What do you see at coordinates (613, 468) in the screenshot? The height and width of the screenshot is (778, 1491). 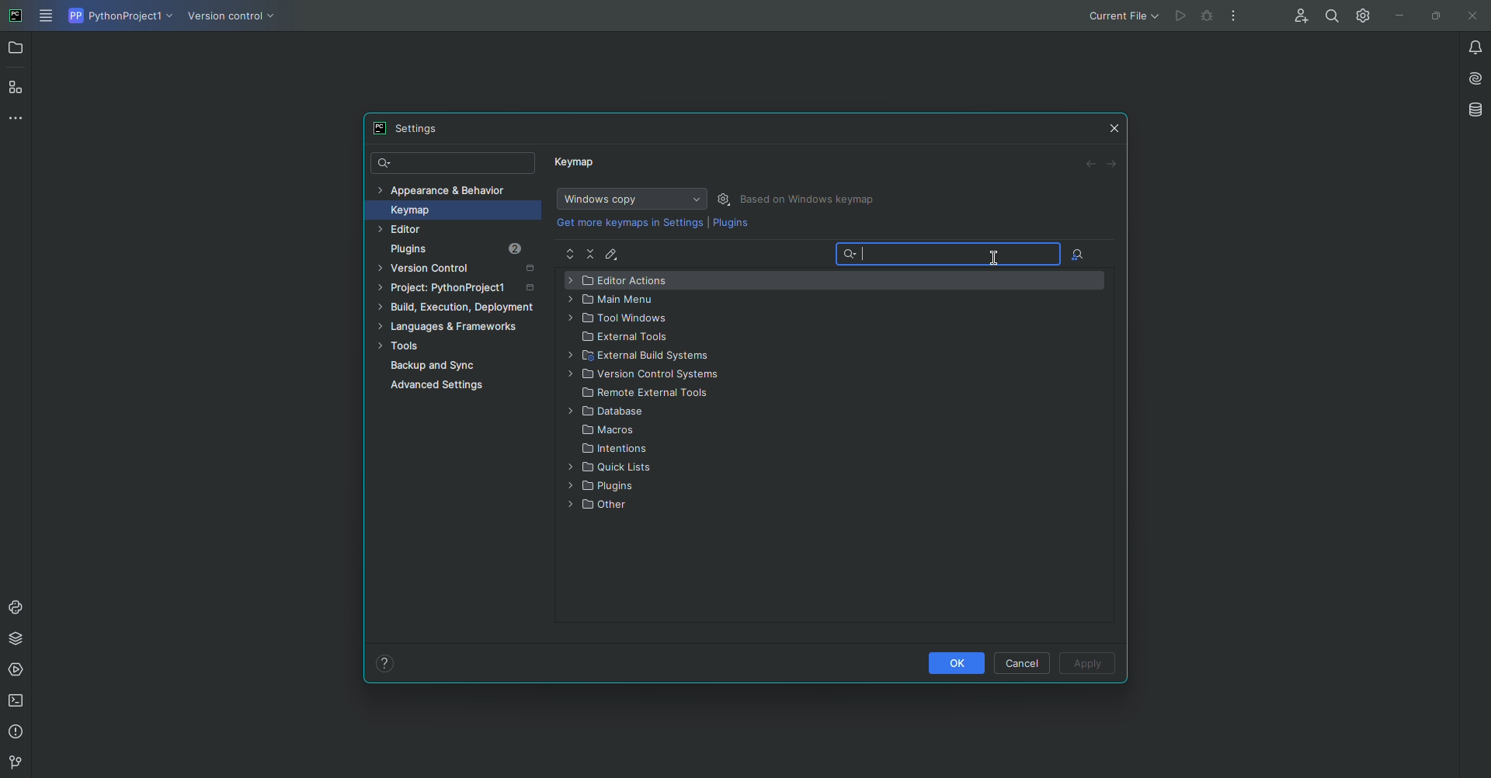 I see `Quick Lists` at bounding box center [613, 468].